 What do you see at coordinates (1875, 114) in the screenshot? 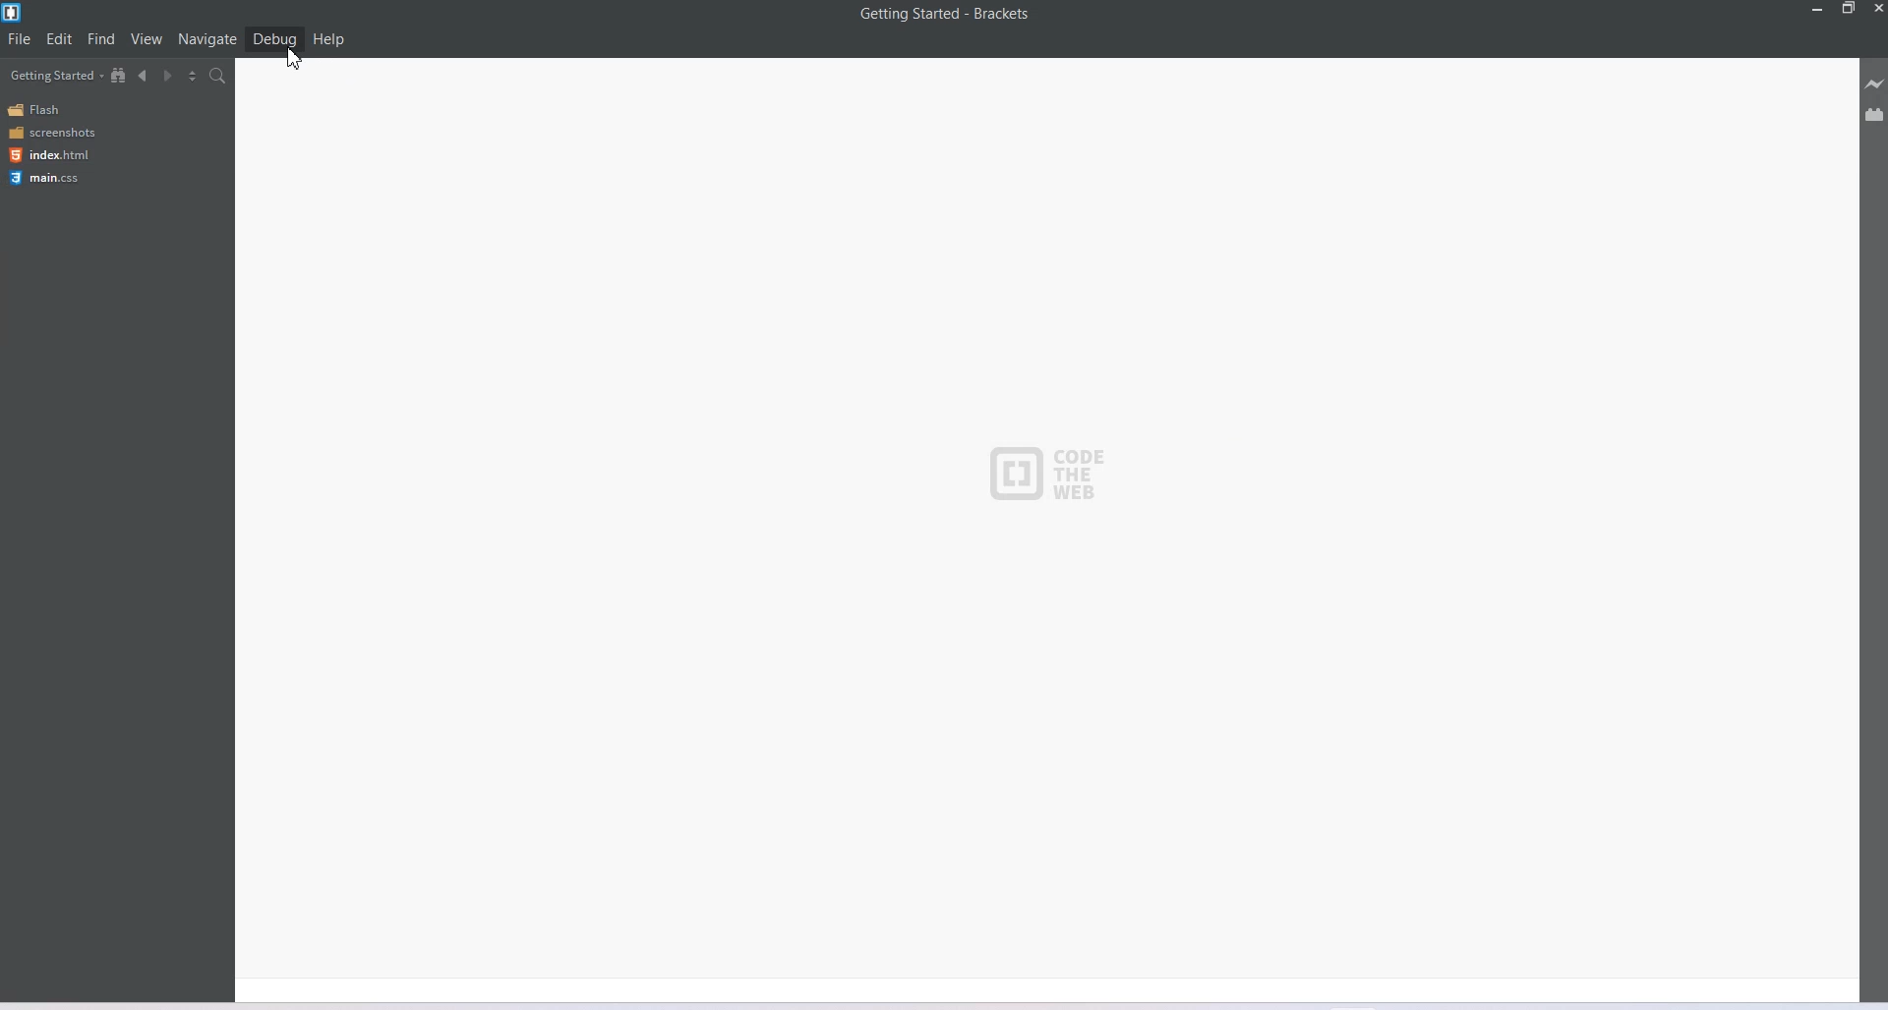
I see `Extension Manager` at bounding box center [1875, 114].